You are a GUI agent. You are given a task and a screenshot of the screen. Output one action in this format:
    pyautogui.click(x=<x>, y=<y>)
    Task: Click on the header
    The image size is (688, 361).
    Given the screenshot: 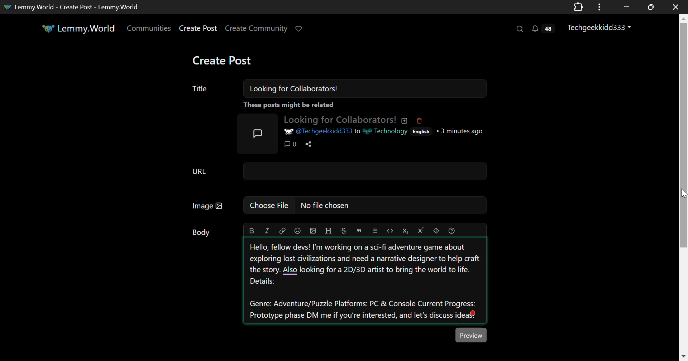 What is the action you would take?
    pyautogui.click(x=329, y=231)
    